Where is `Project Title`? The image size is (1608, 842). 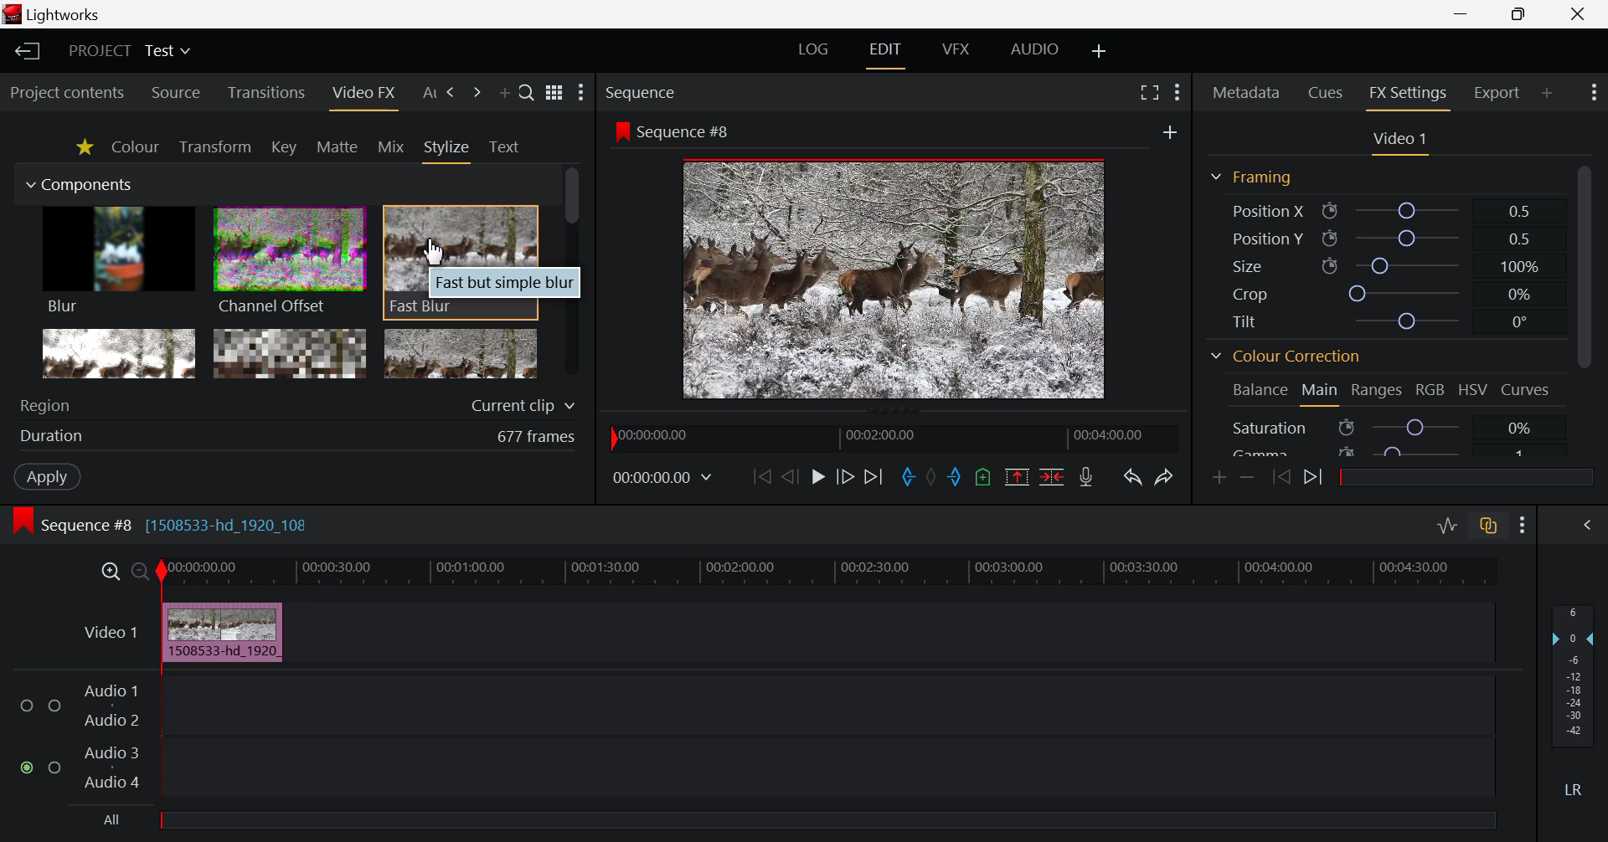 Project Title is located at coordinates (129, 49).